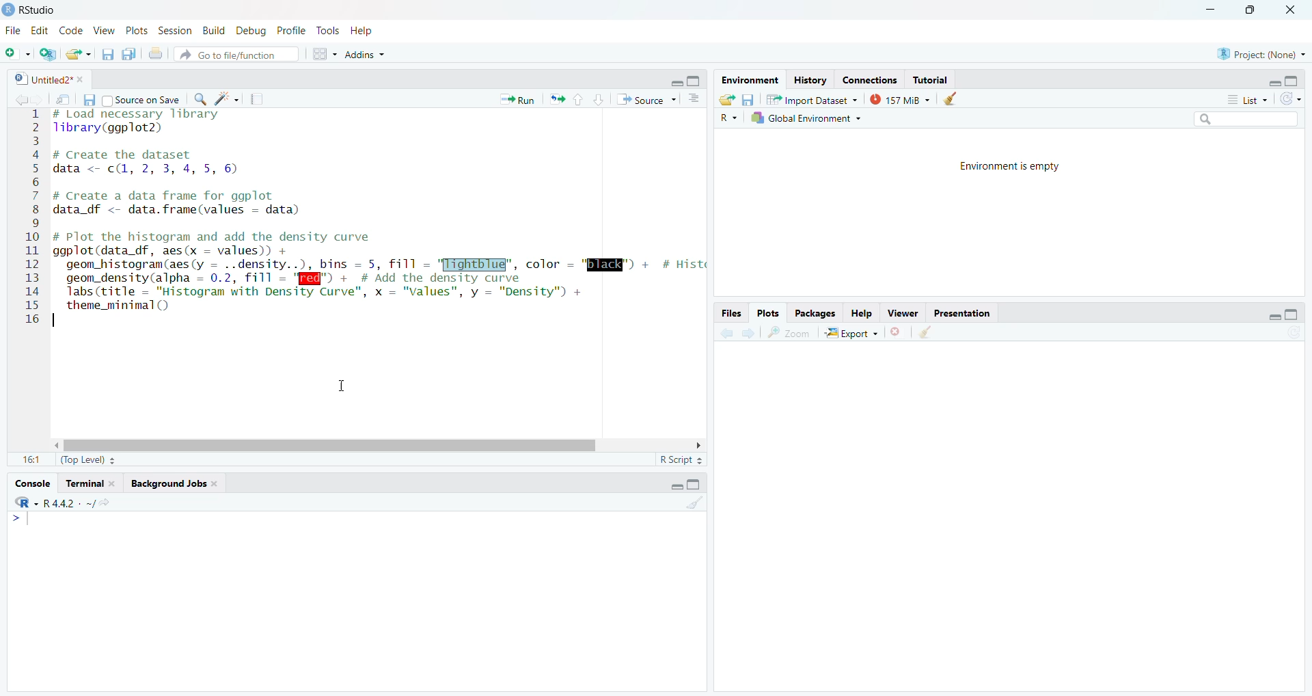 The image size is (1312, 696). Describe the element at coordinates (127, 54) in the screenshot. I see `save all open documents` at that location.